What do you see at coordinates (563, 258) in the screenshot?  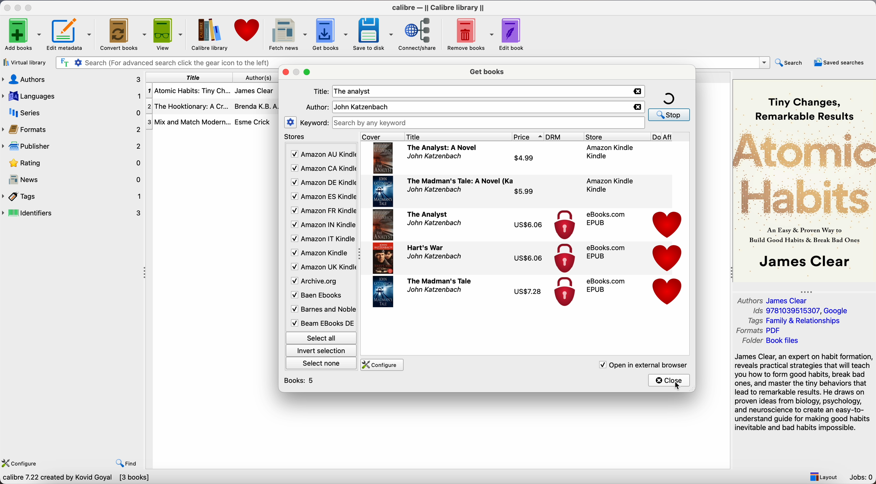 I see `icon` at bounding box center [563, 258].